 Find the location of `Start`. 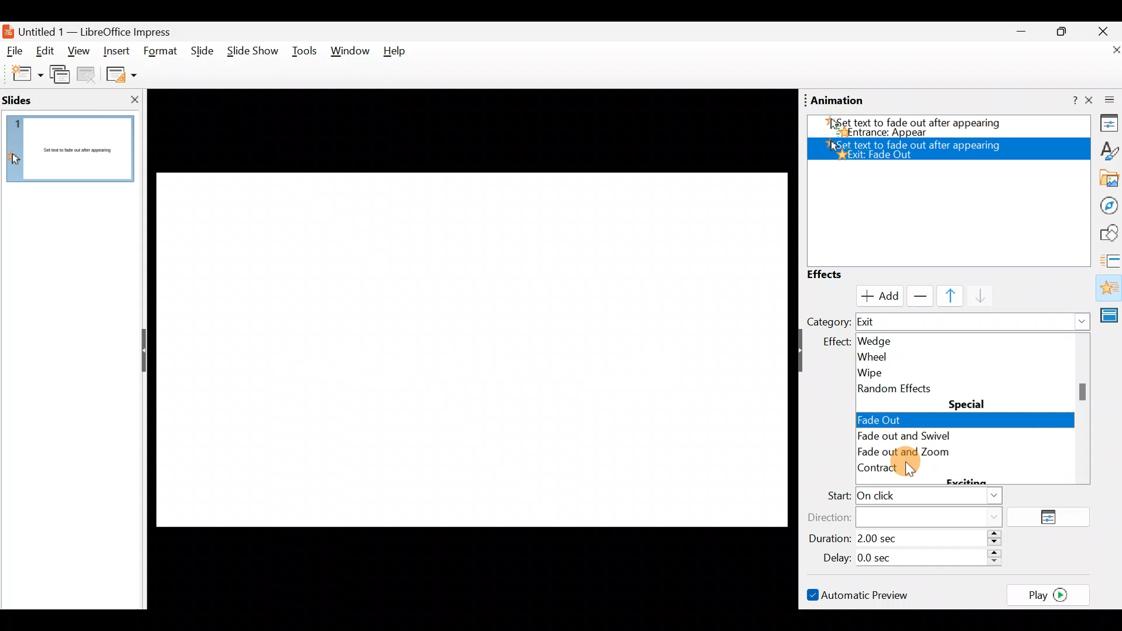

Start is located at coordinates (911, 497).